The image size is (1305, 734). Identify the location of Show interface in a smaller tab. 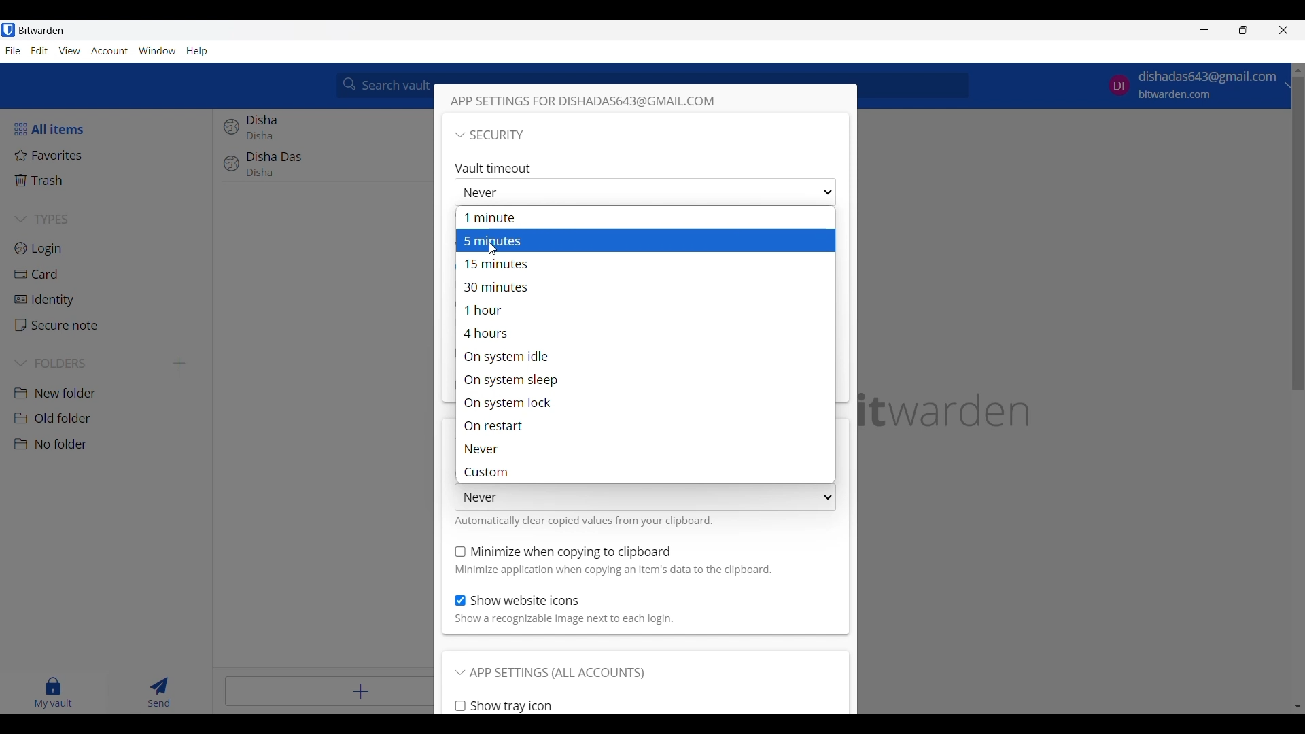
(1243, 29).